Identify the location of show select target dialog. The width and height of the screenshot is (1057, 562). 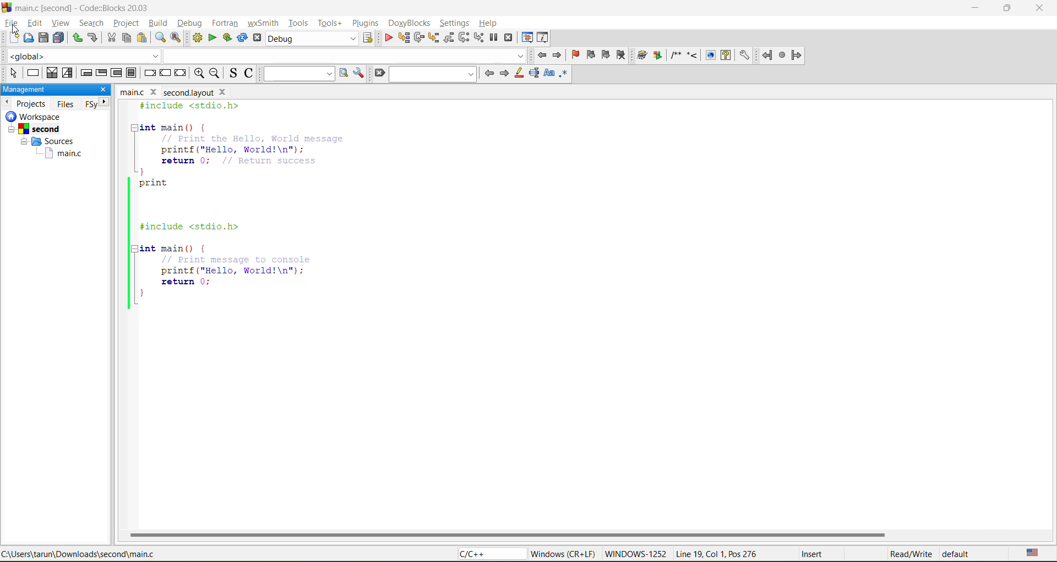
(369, 39).